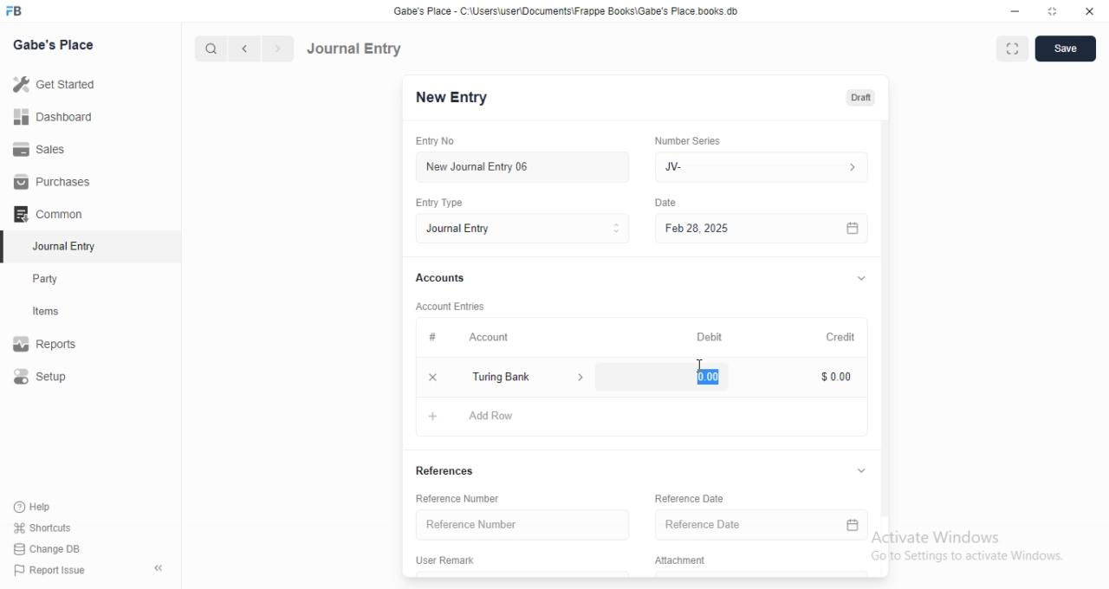 This screenshot has width=1109, height=589. I want to click on Reports, so click(56, 346).